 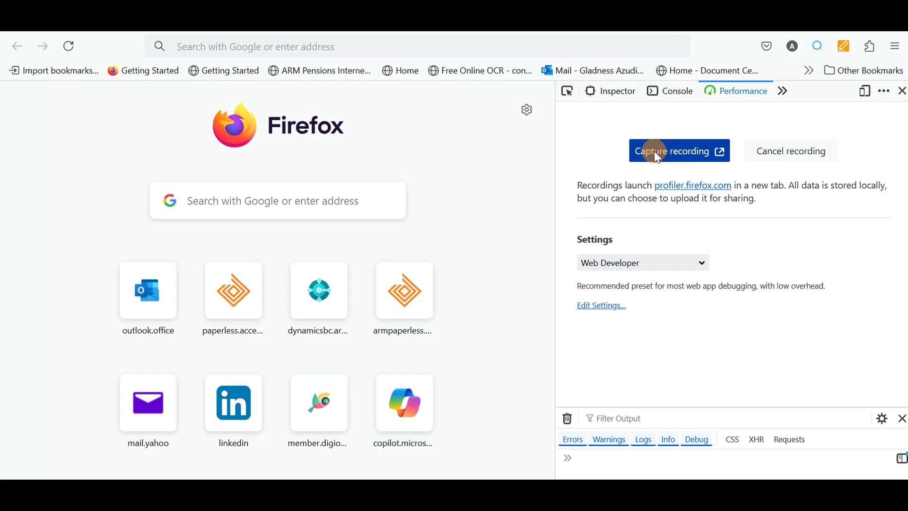 What do you see at coordinates (796, 153) in the screenshot?
I see `Cancel recording` at bounding box center [796, 153].